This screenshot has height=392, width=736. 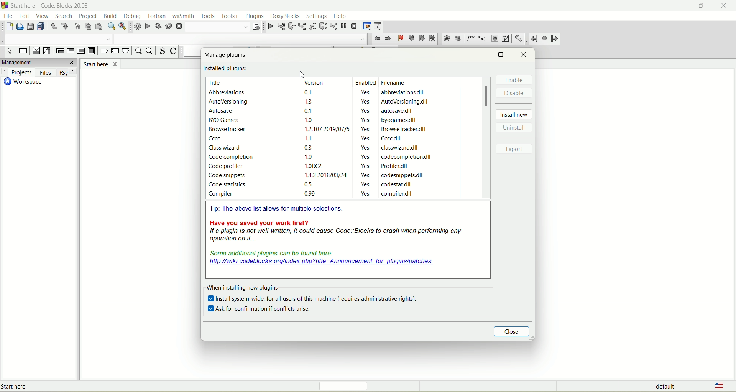 I want to click on maximize, so click(x=703, y=5).